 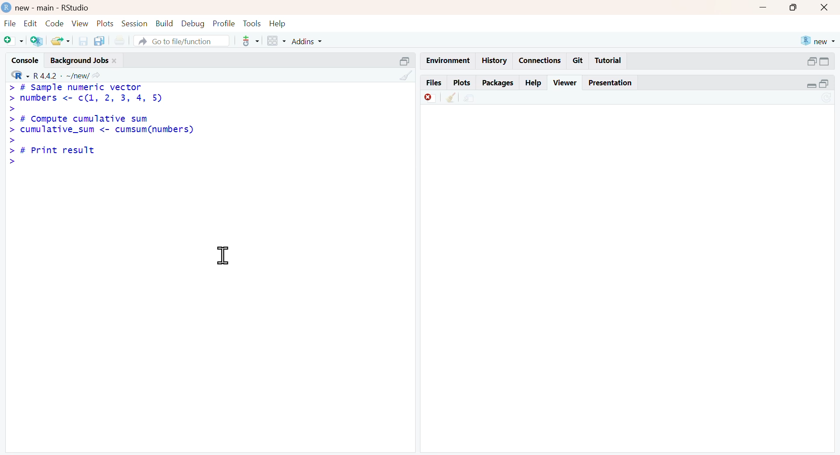 I want to click on R, so click(x=21, y=74).